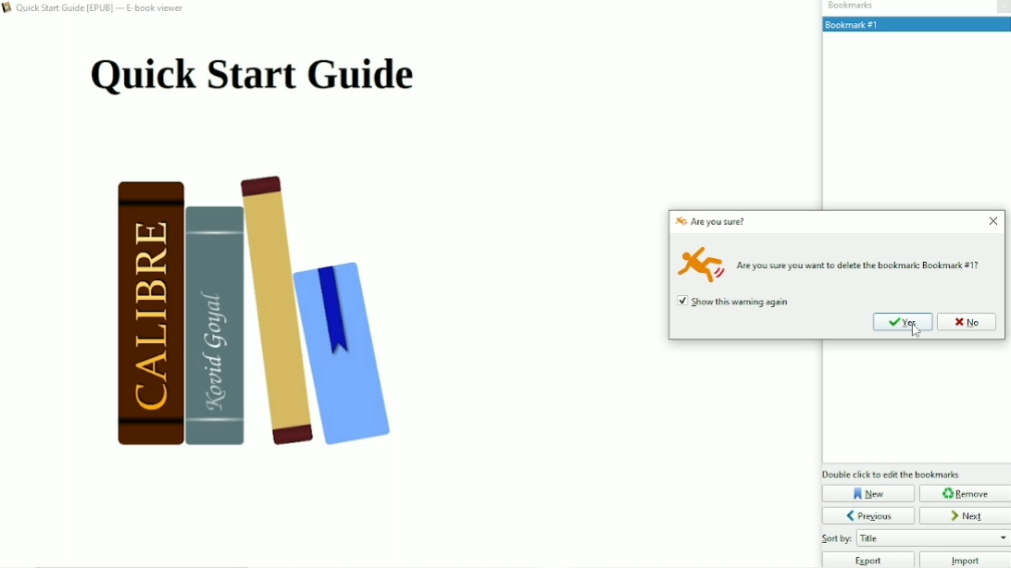  What do you see at coordinates (868, 515) in the screenshot?
I see `Previous` at bounding box center [868, 515].